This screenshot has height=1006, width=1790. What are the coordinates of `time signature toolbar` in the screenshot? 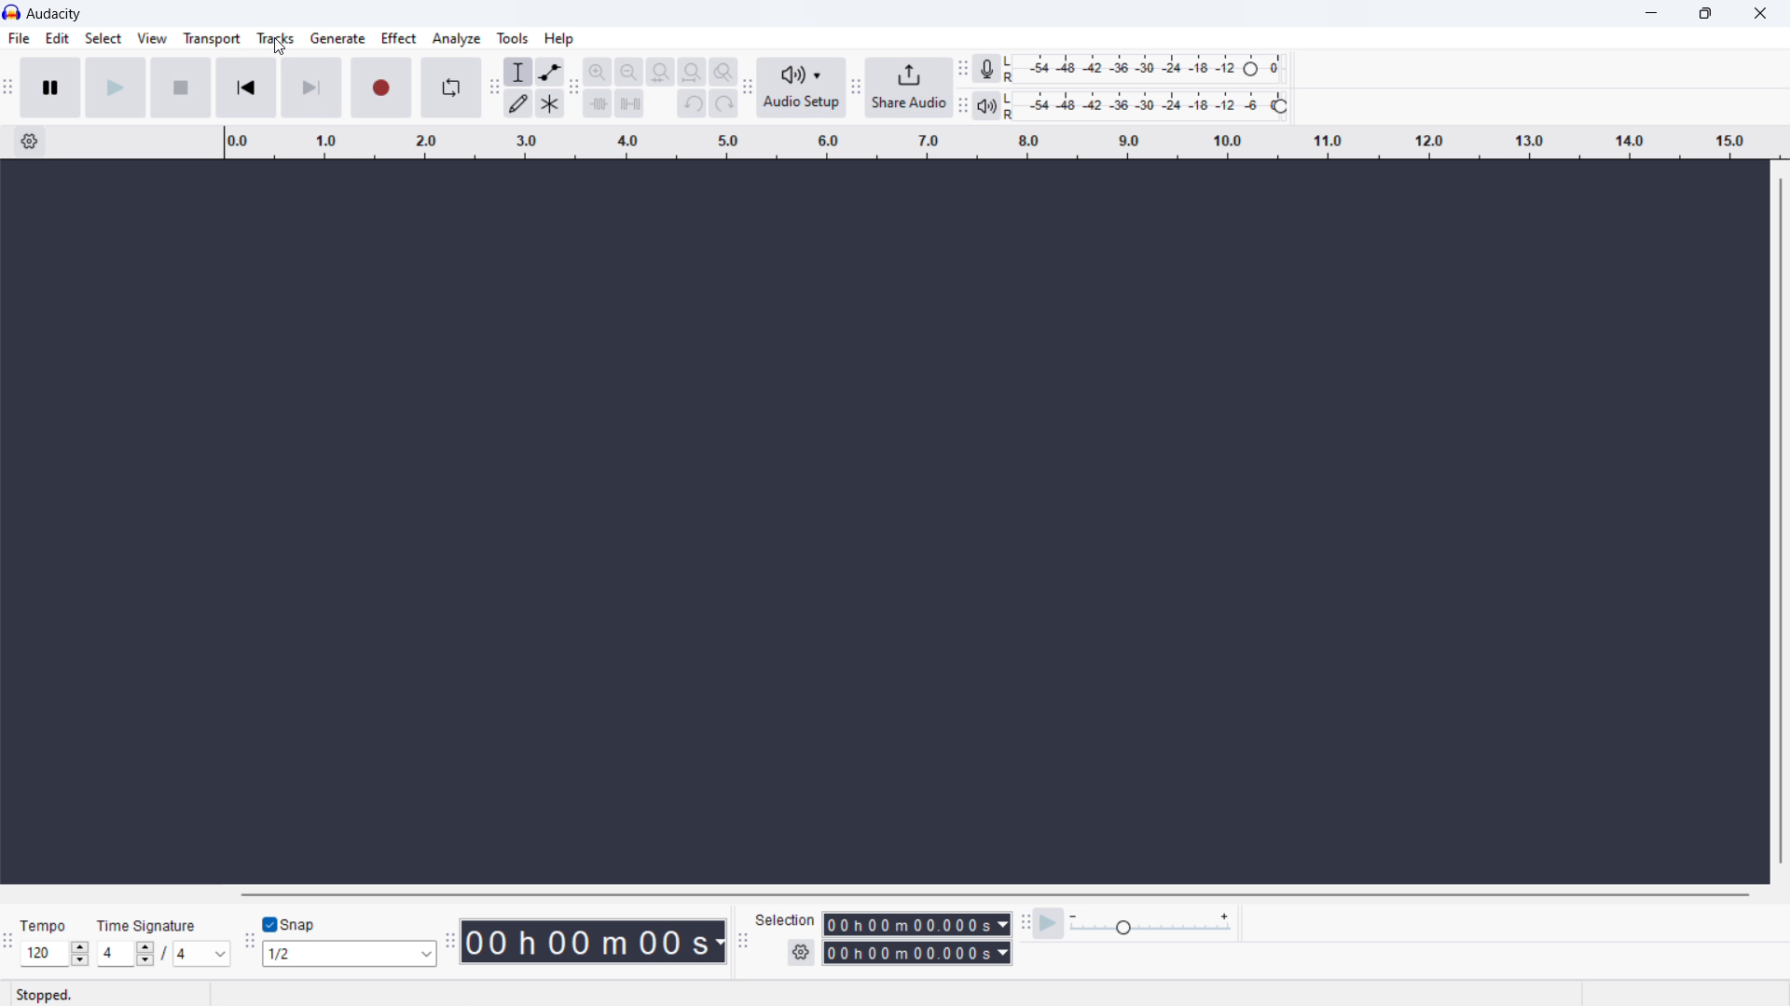 It's located at (7, 941).